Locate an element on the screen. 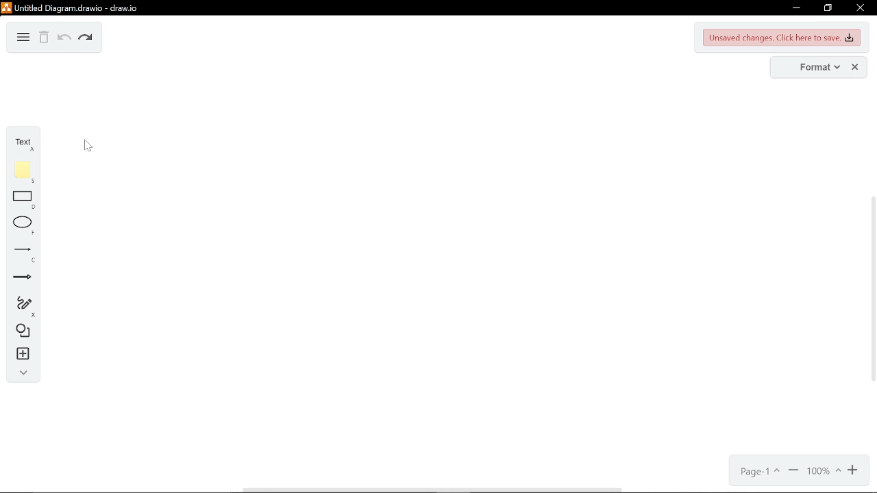 This screenshot has width=877, height=493. lines is located at coordinates (25, 255).